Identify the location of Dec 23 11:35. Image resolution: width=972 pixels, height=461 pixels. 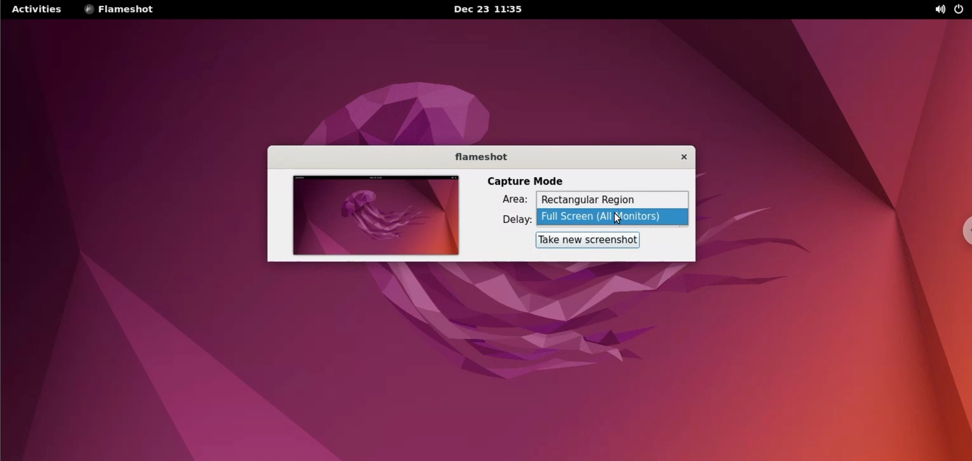
(494, 9).